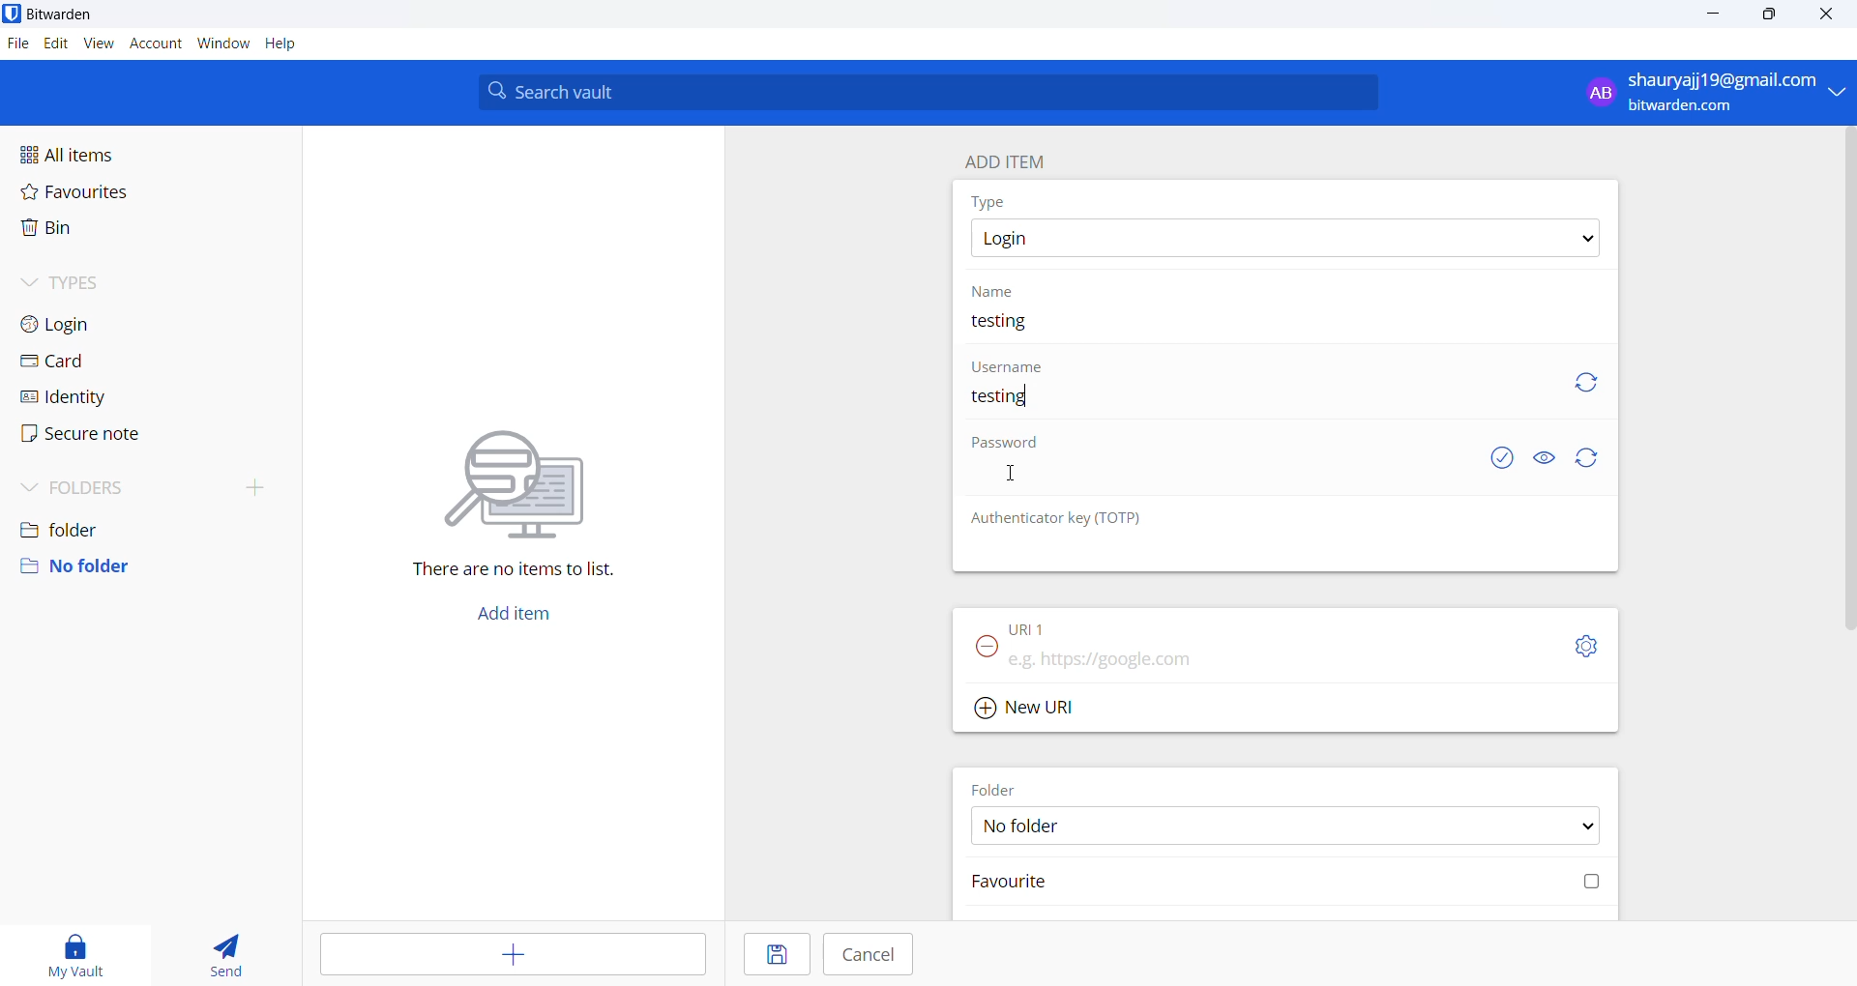  Describe the element at coordinates (1011, 473) in the screenshot. I see `cursor` at that location.